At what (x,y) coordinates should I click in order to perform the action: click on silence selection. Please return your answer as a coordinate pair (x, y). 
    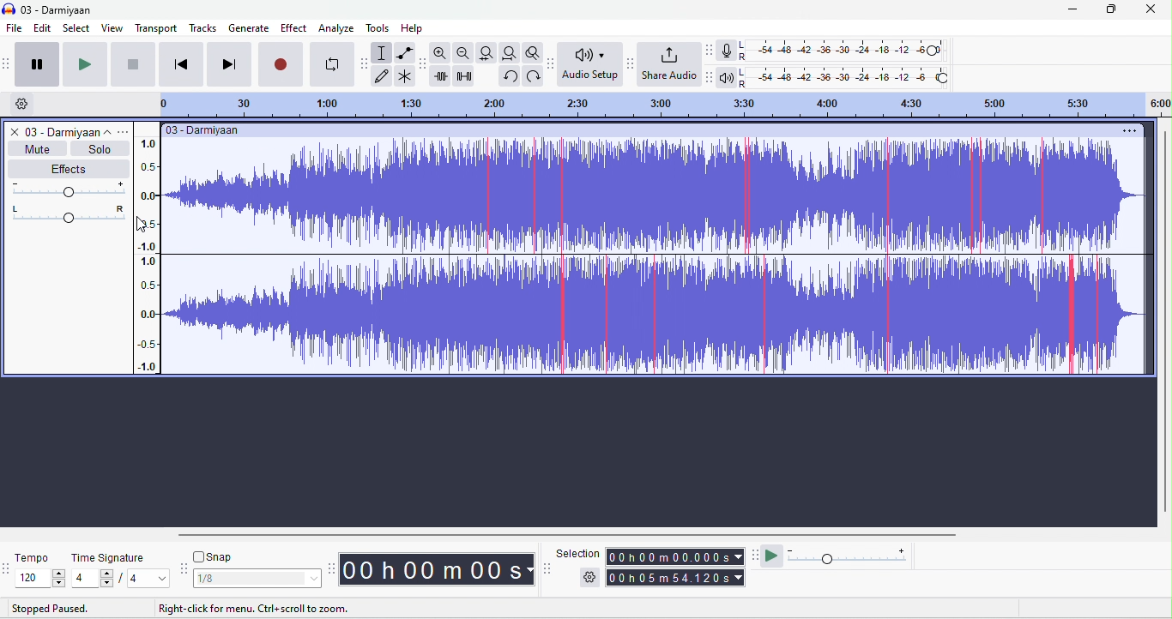
    Looking at the image, I should click on (467, 77).